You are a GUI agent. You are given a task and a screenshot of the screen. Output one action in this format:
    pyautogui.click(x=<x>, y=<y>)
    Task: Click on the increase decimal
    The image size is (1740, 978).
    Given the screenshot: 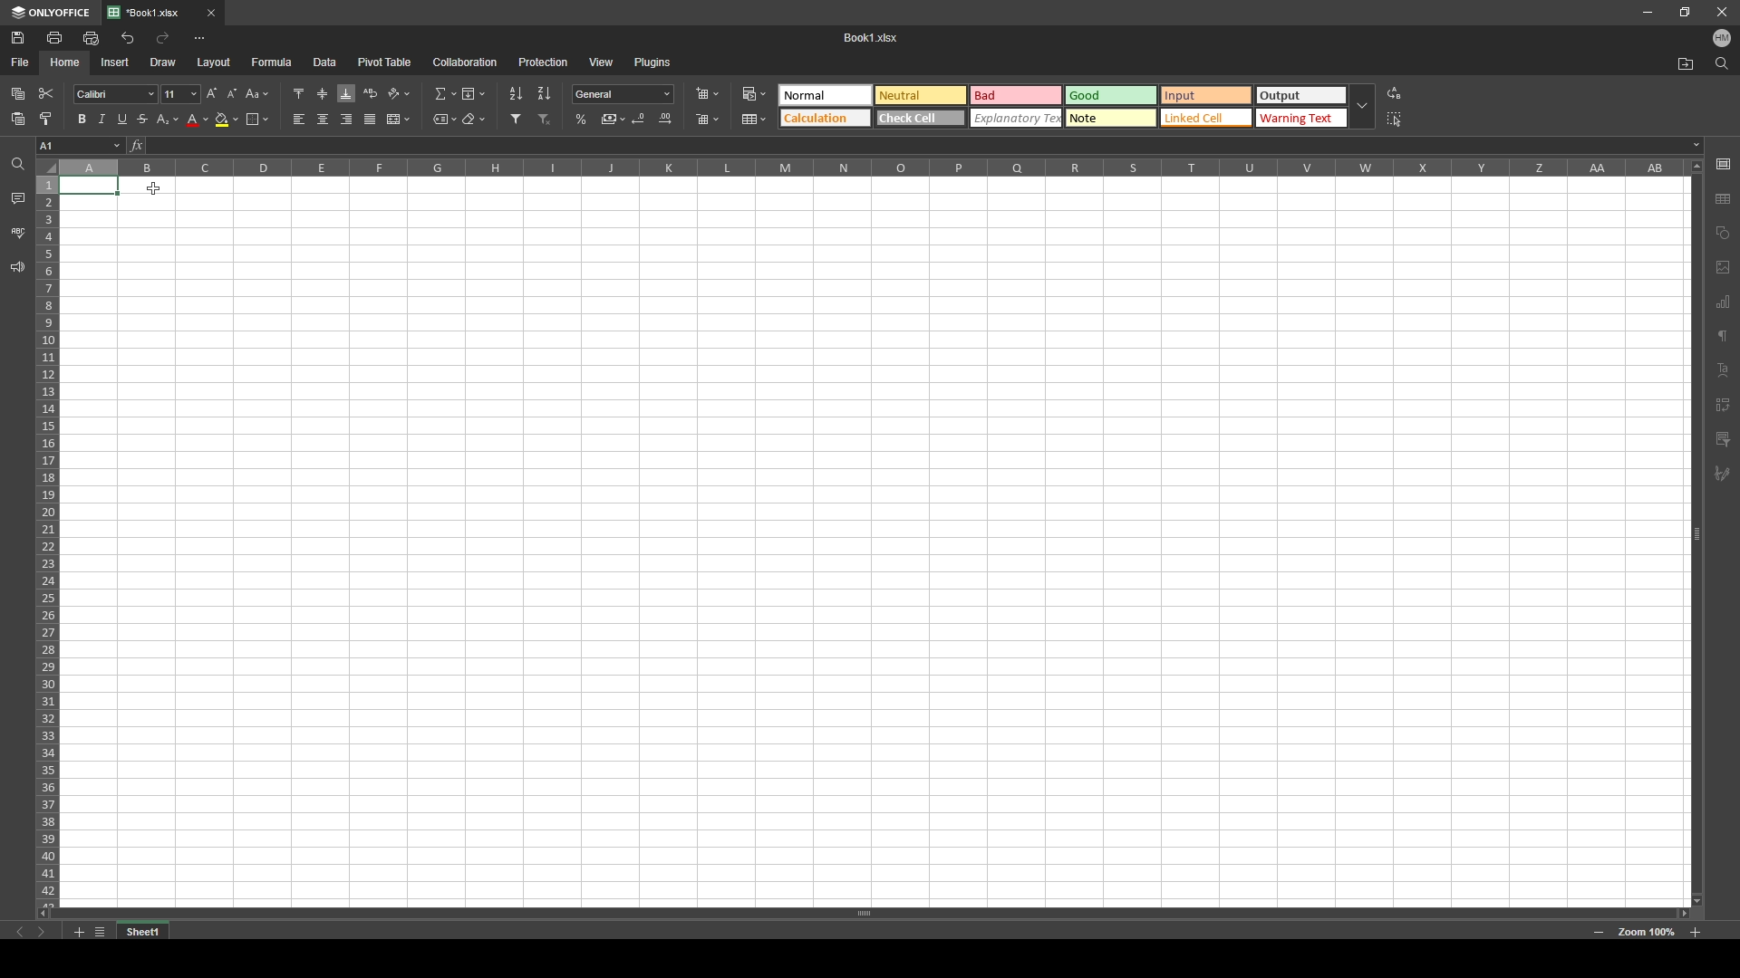 What is the action you would take?
    pyautogui.click(x=665, y=118)
    